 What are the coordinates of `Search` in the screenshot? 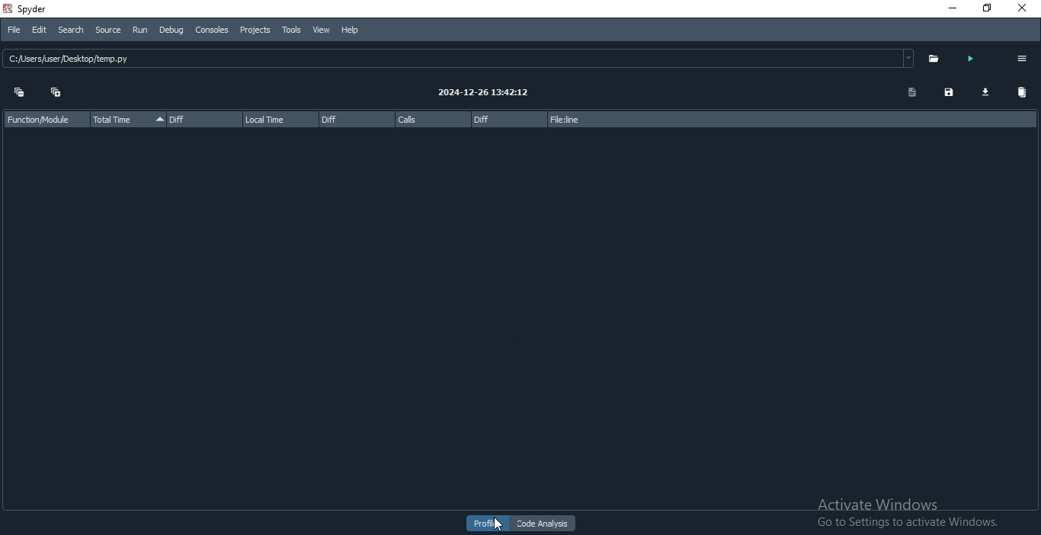 It's located at (69, 31).